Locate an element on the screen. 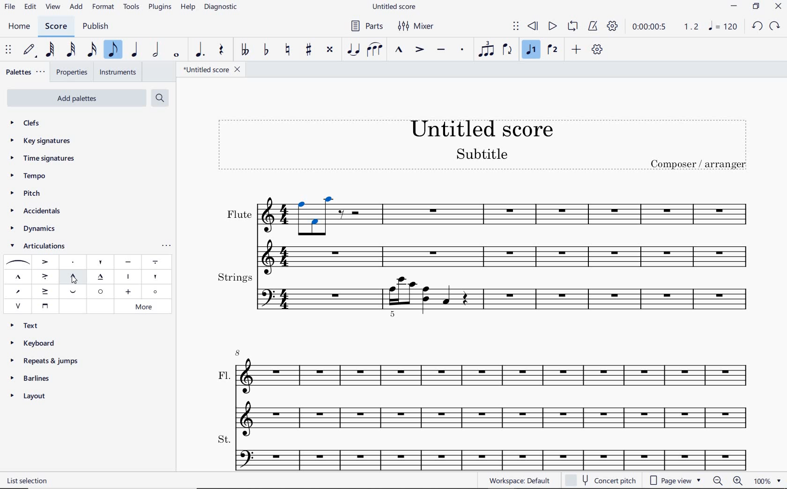 The width and height of the screenshot is (787, 489). MORE is located at coordinates (146, 306).